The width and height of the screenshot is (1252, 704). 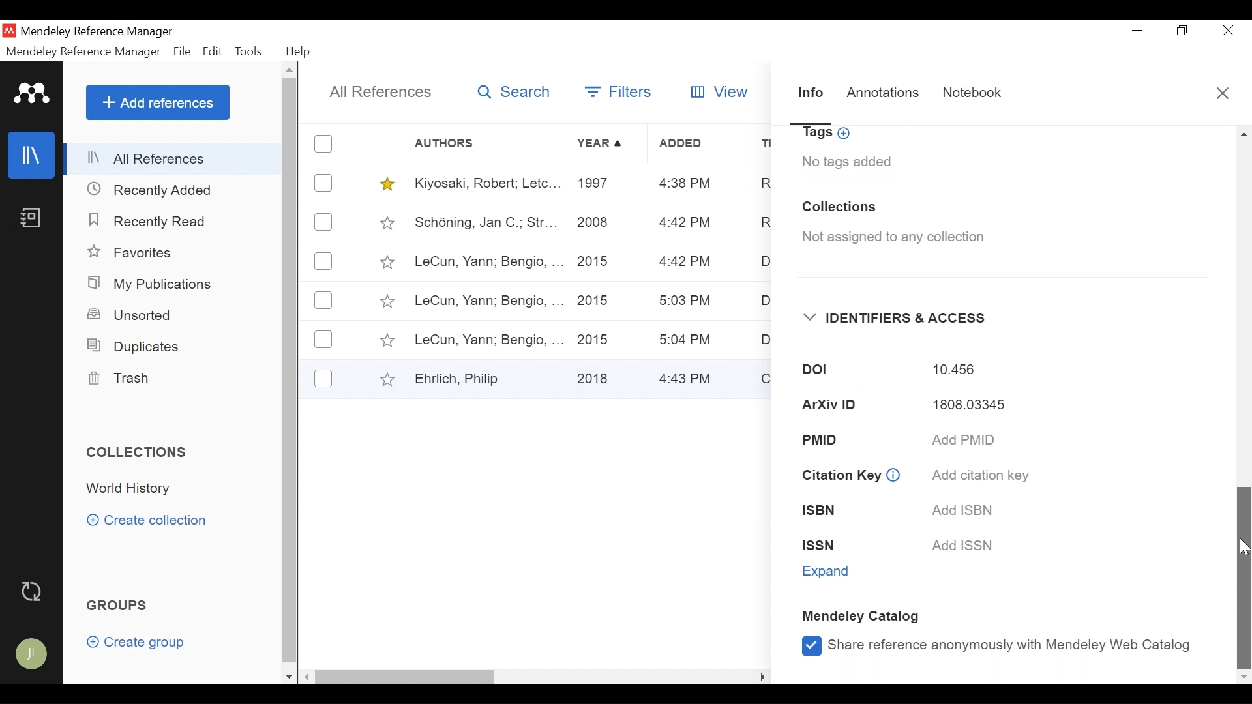 I want to click on (un)Select, so click(x=323, y=223).